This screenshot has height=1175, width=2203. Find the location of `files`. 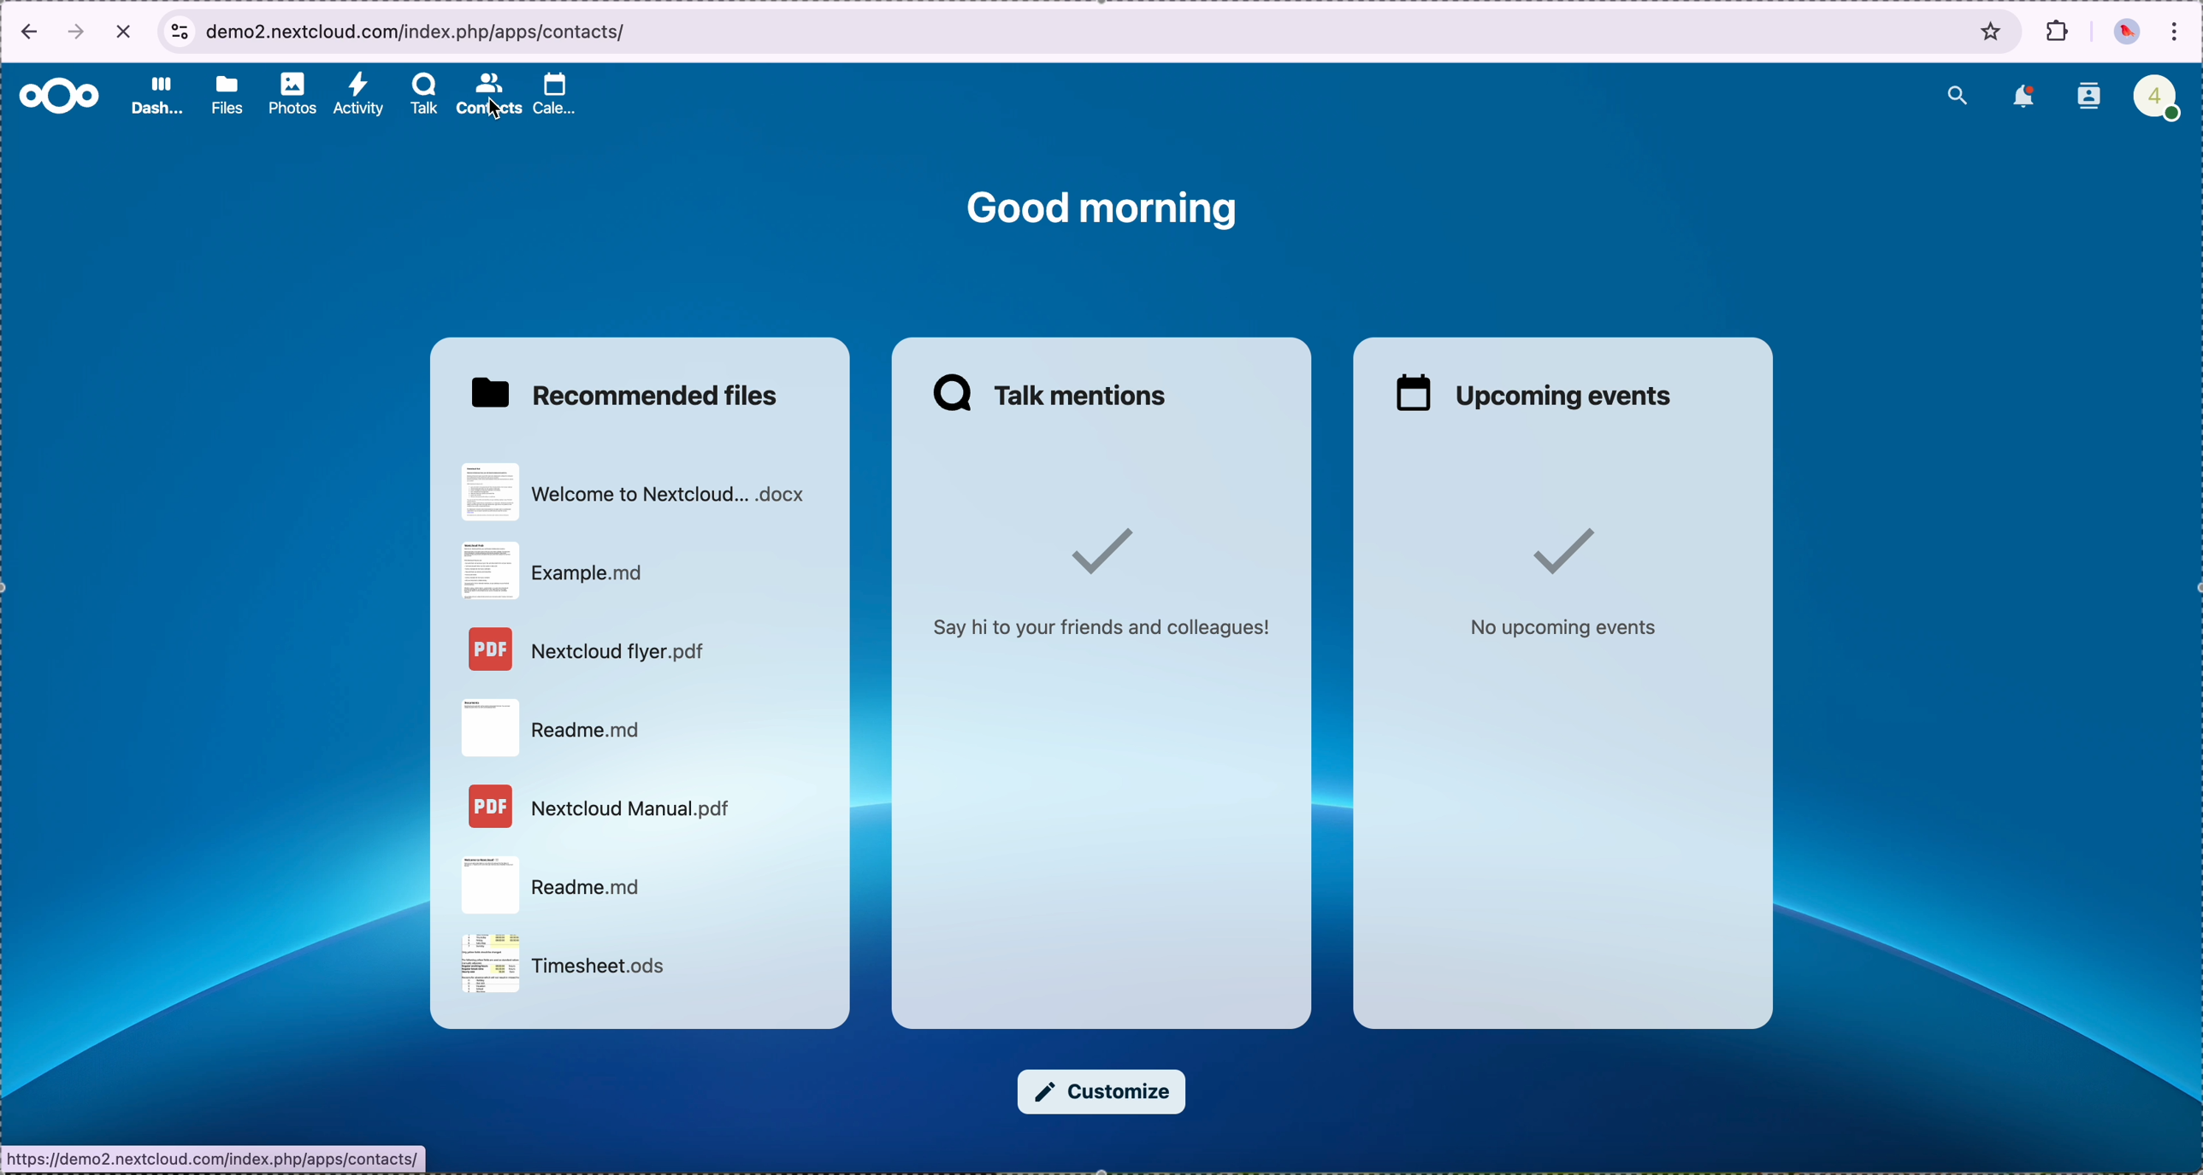

files is located at coordinates (223, 94).